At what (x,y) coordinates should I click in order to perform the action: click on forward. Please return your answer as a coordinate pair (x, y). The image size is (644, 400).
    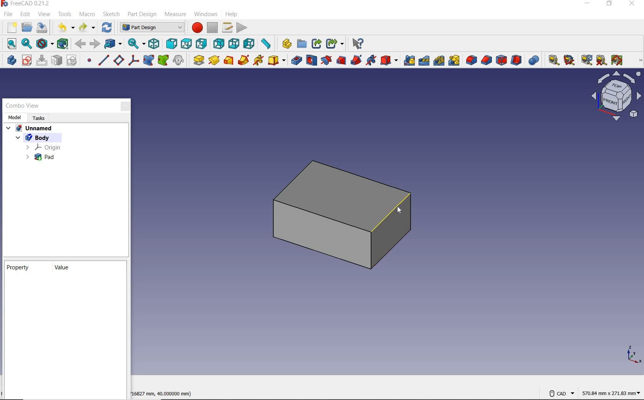
    Looking at the image, I should click on (95, 44).